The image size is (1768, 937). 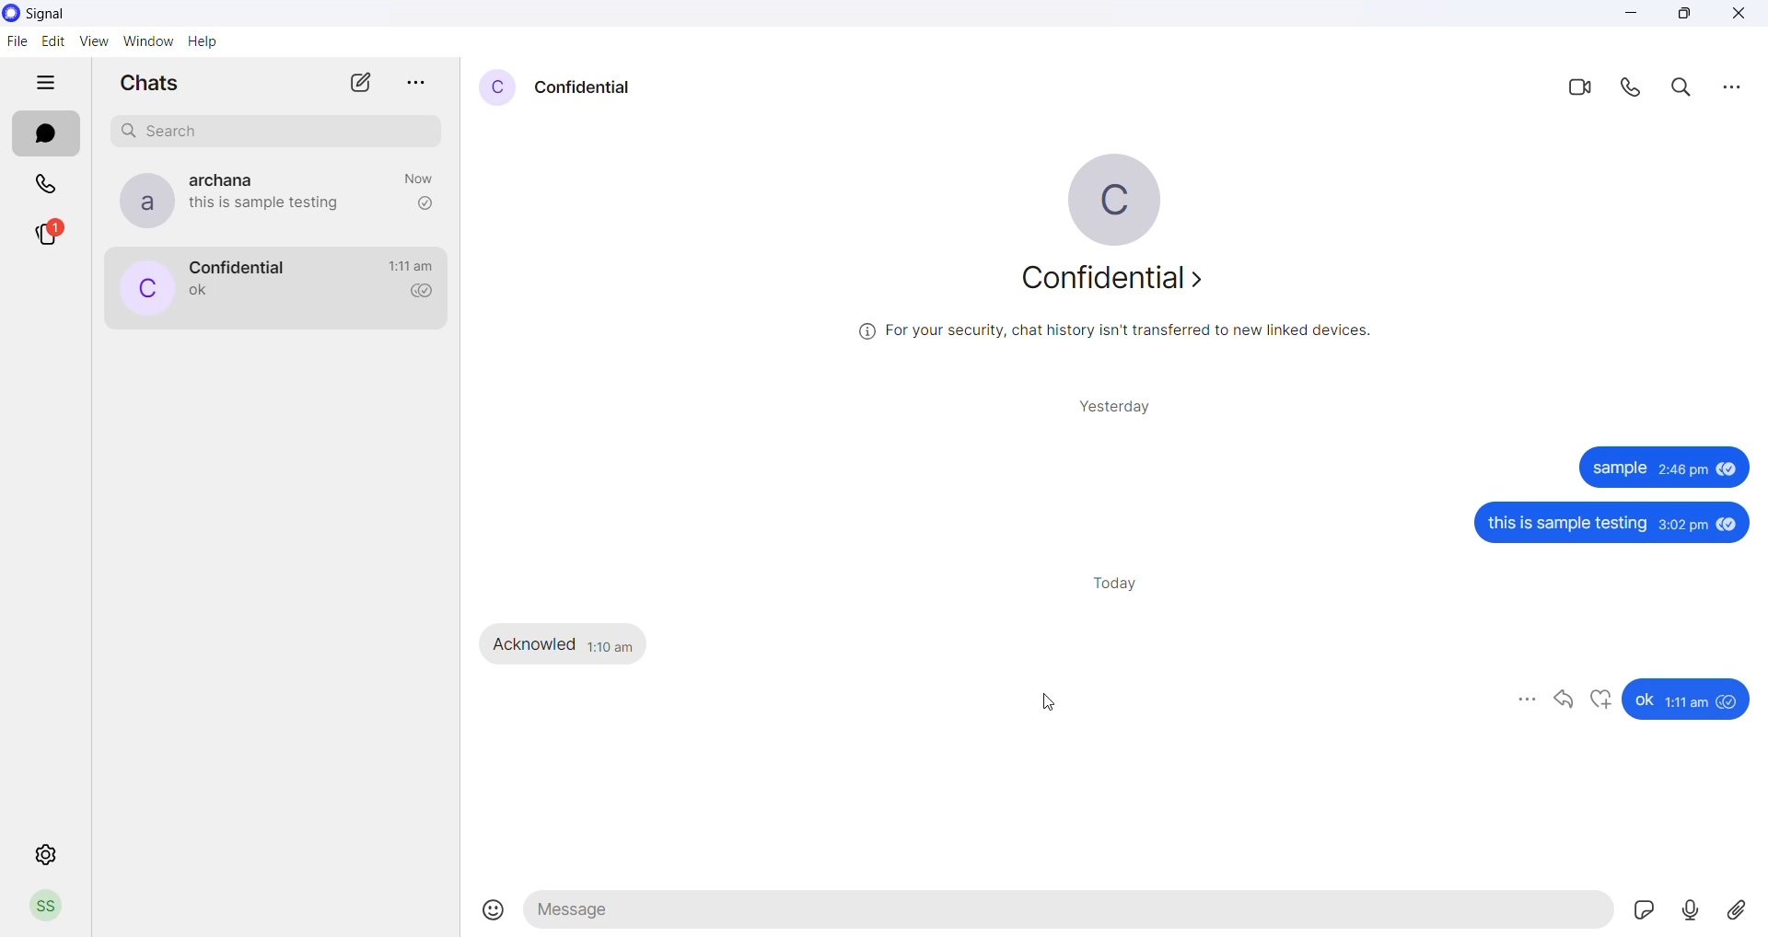 What do you see at coordinates (281, 128) in the screenshot?
I see `search box` at bounding box center [281, 128].